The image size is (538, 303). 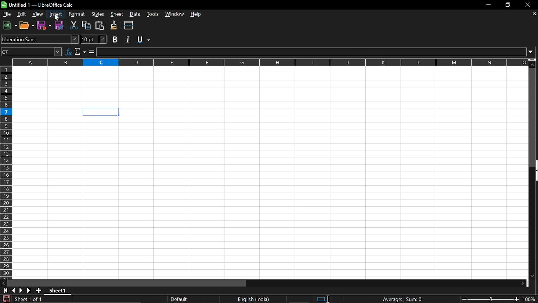 What do you see at coordinates (5, 299) in the screenshot?
I see `Save` at bounding box center [5, 299].